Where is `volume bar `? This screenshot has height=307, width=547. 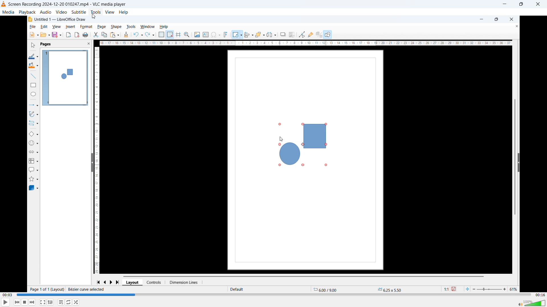 volume bar  is located at coordinates (532, 303).